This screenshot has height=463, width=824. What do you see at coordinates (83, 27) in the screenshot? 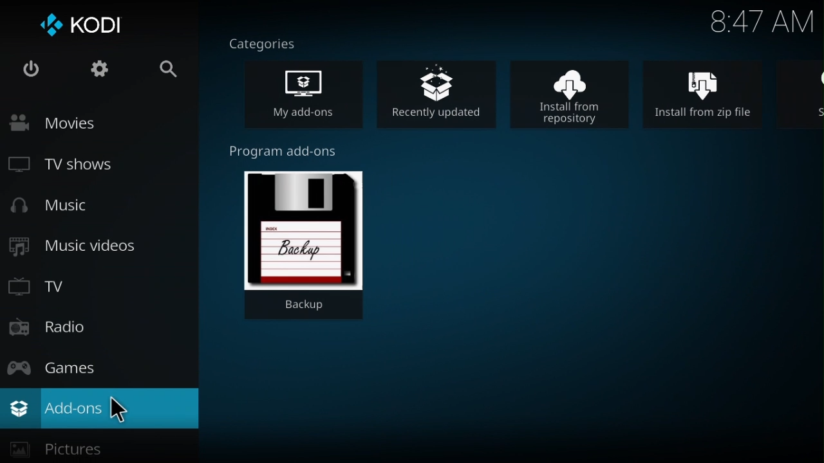
I see `Kodi logo` at bounding box center [83, 27].